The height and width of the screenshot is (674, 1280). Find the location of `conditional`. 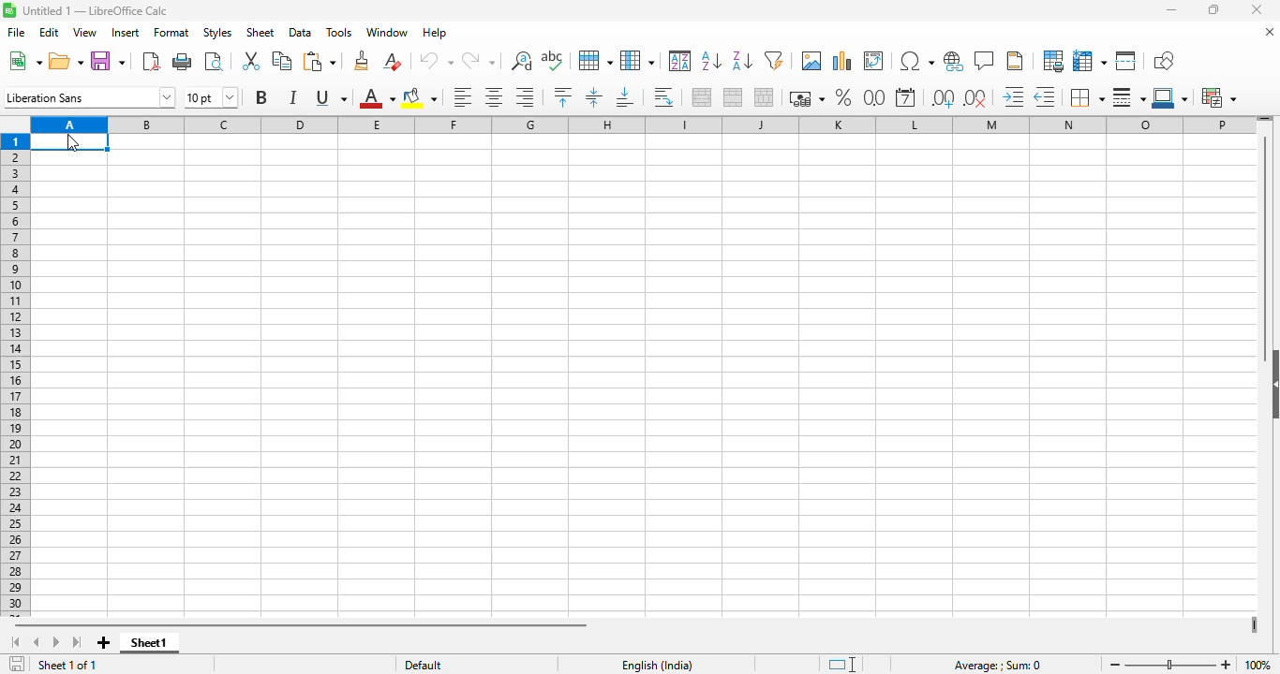

conditional is located at coordinates (1219, 97).